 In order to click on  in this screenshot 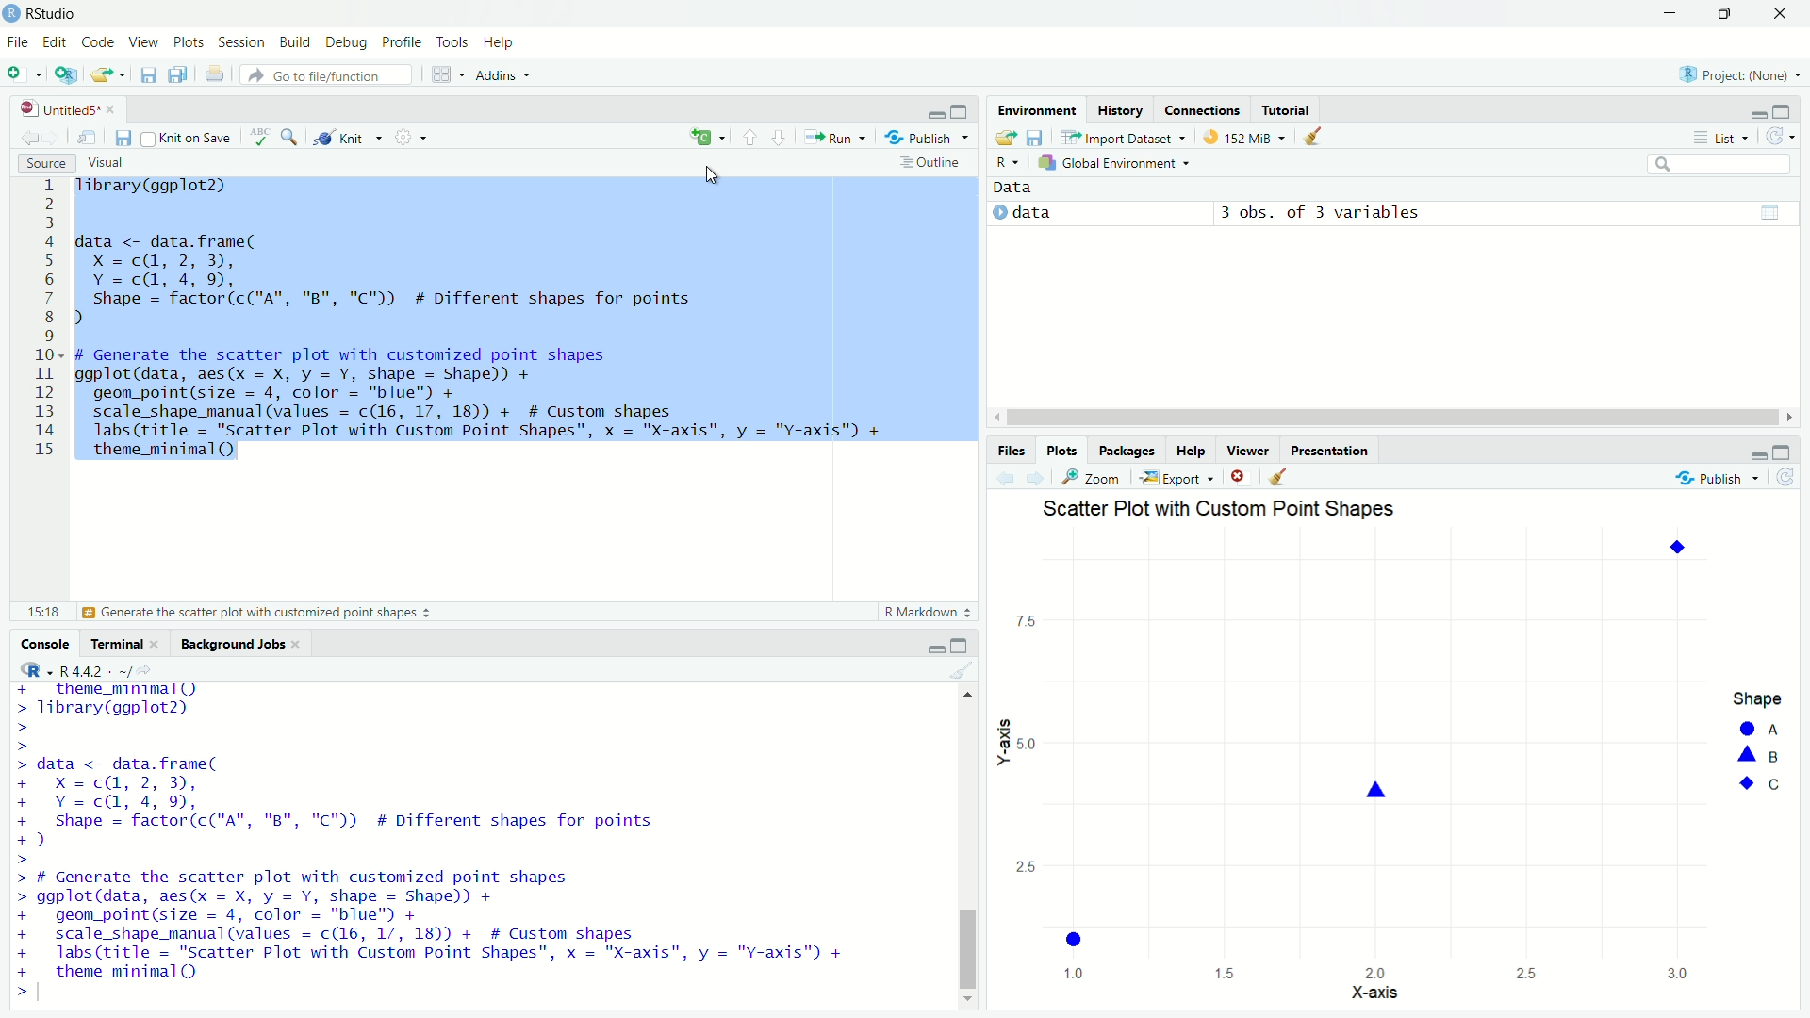, I will do `click(1329, 451)`.